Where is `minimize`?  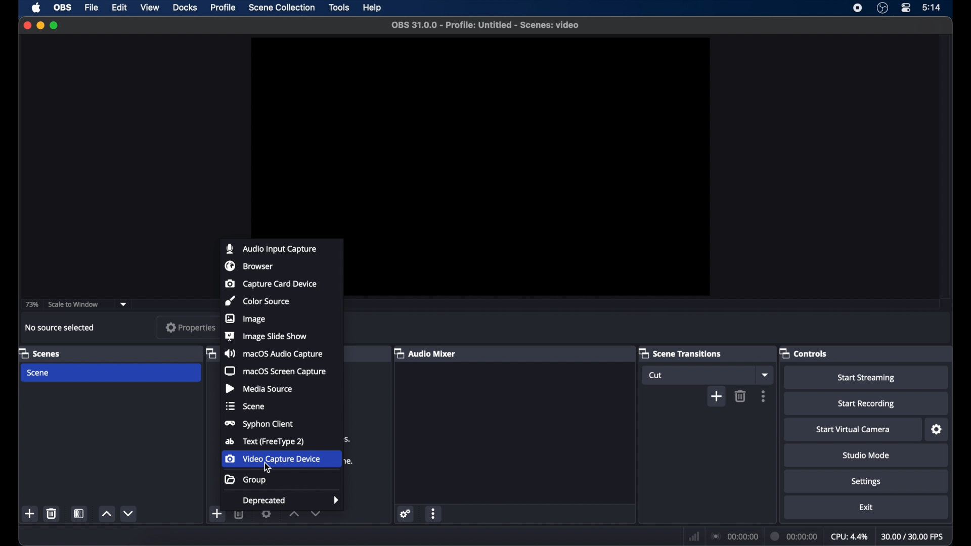 minimize is located at coordinates (40, 25).